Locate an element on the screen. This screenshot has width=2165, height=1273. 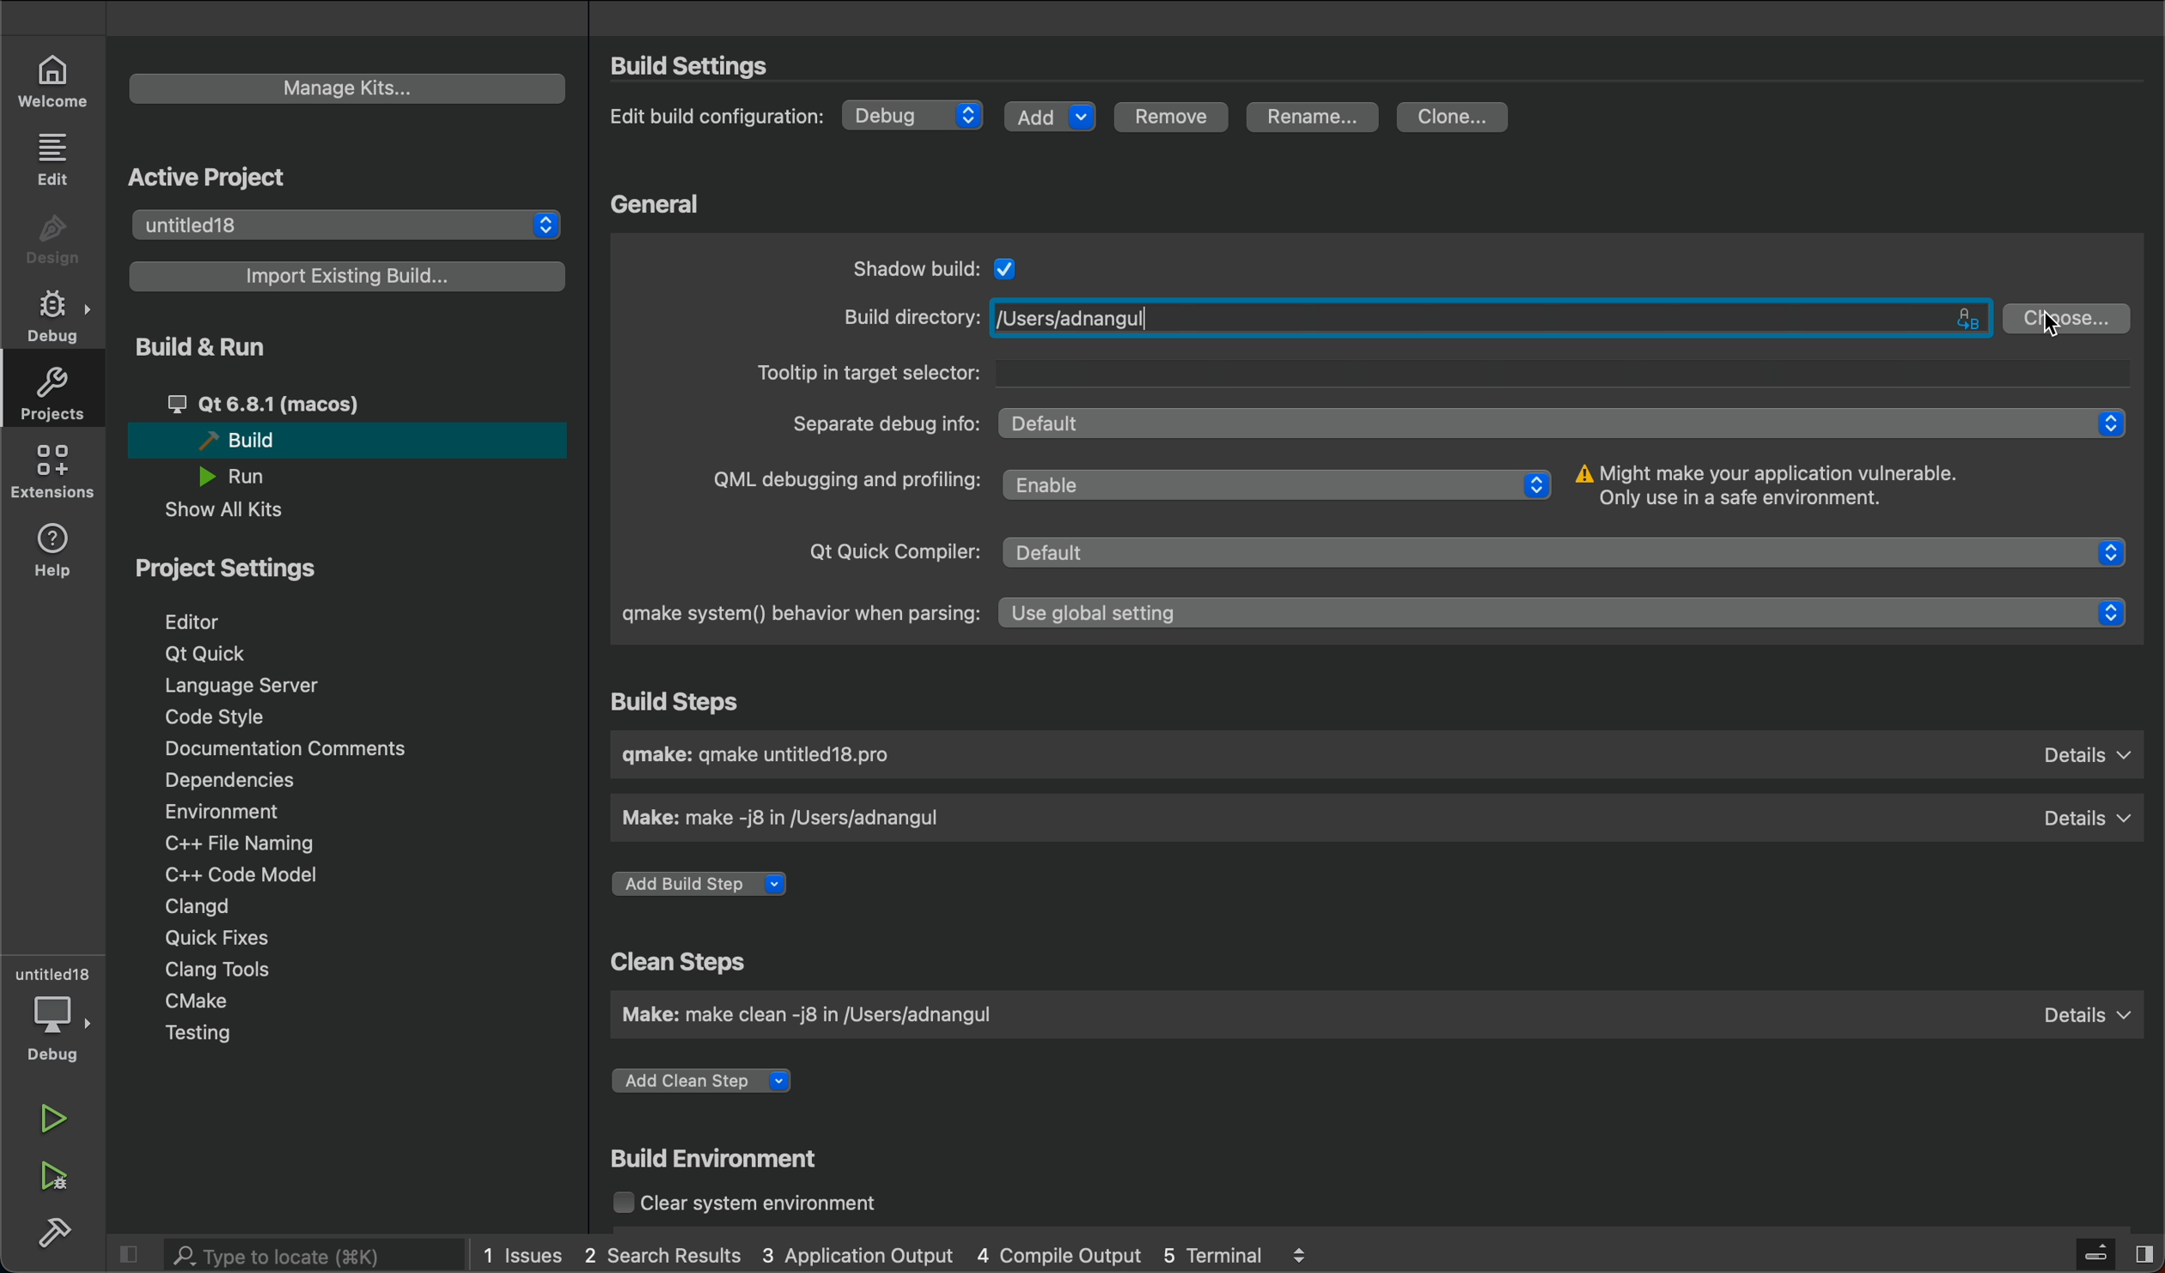
build environment is located at coordinates (731, 1158).